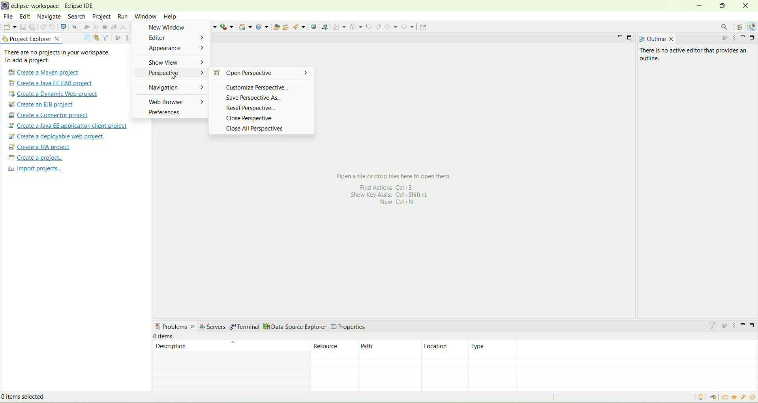 The image size is (758, 403). Describe the element at coordinates (251, 120) in the screenshot. I see `close perspective` at that location.